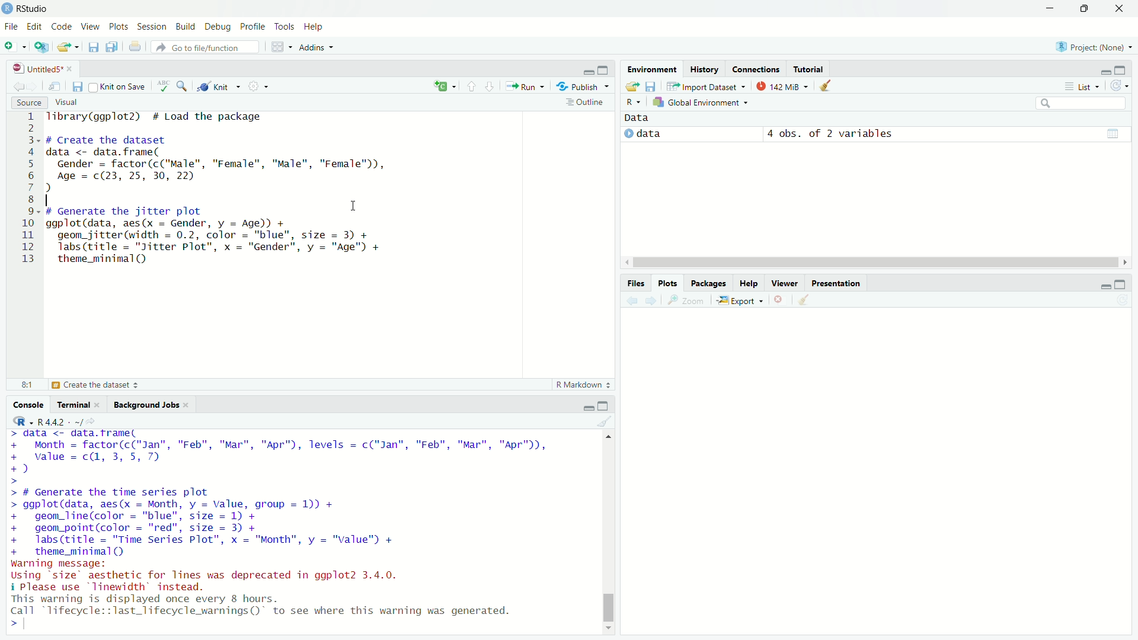 This screenshot has height=640, width=1138. I want to click on viewer, so click(784, 284).